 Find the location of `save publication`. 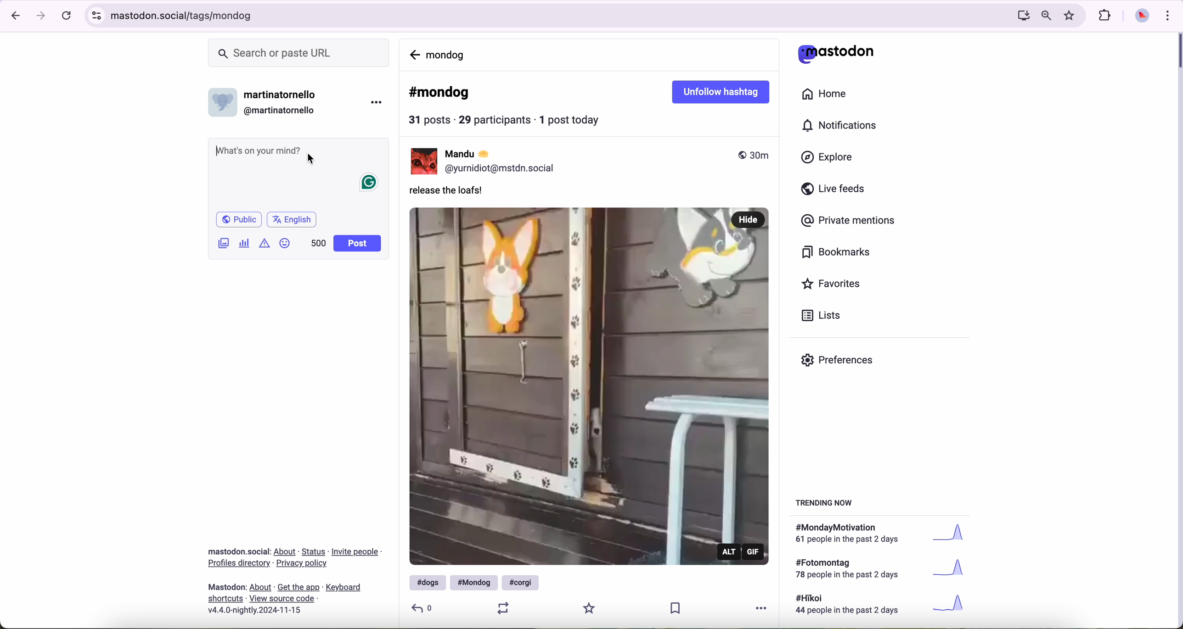

save publication is located at coordinates (679, 609).